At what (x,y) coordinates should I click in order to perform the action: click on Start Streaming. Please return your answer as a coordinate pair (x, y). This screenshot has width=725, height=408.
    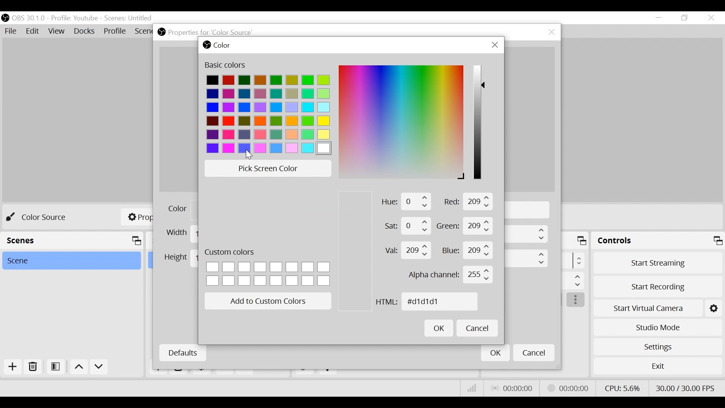
    Looking at the image, I should click on (658, 264).